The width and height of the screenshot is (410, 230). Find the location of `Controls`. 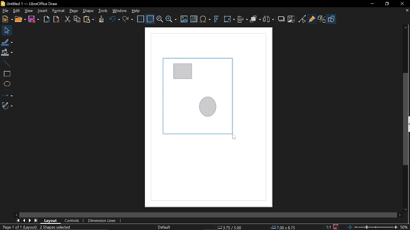

Controls is located at coordinates (71, 221).